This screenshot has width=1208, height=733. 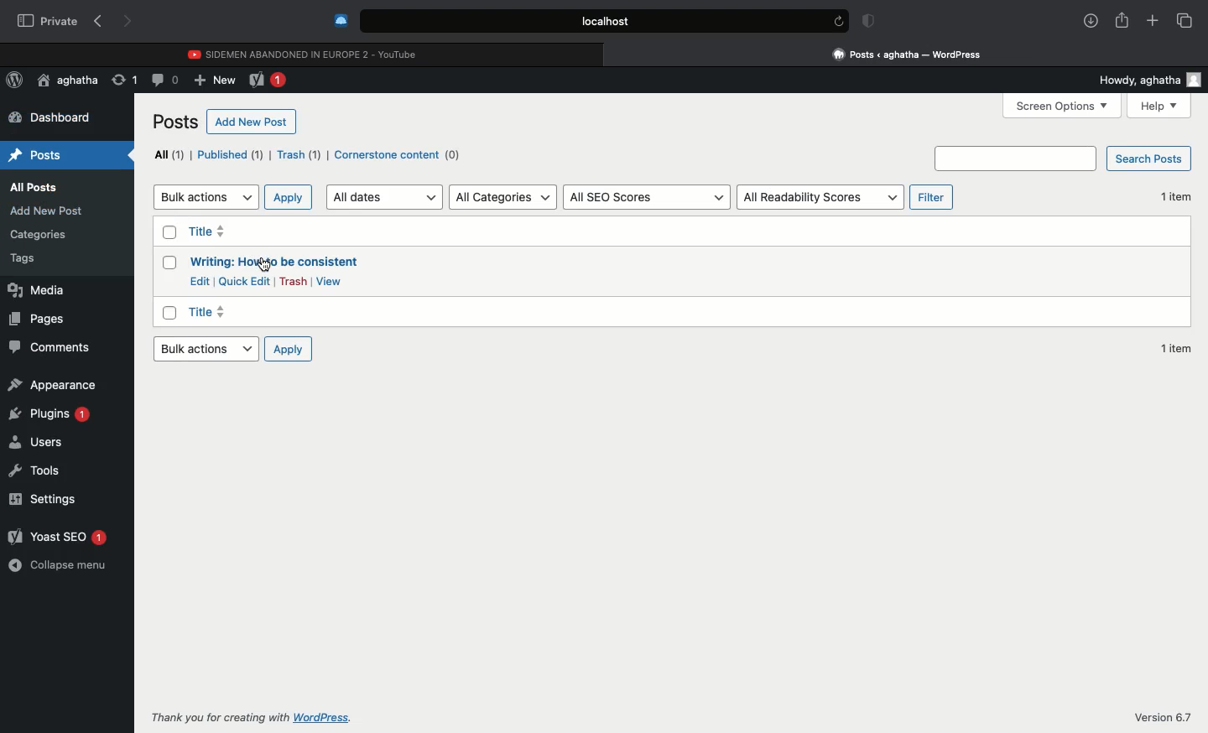 What do you see at coordinates (44, 235) in the screenshot?
I see `categories` at bounding box center [44, 235].